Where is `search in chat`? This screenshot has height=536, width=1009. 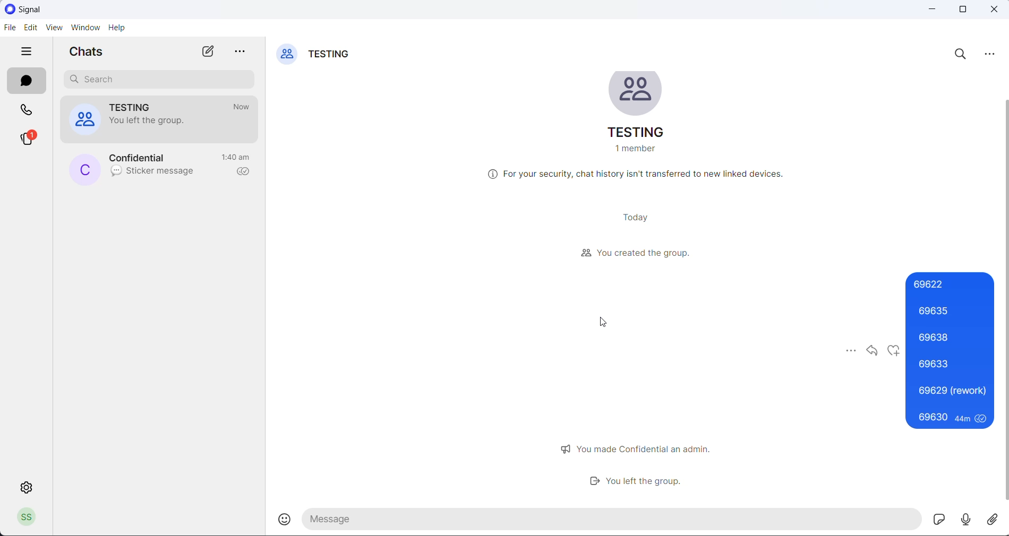
search in chat is located at coordinates (963, 56).